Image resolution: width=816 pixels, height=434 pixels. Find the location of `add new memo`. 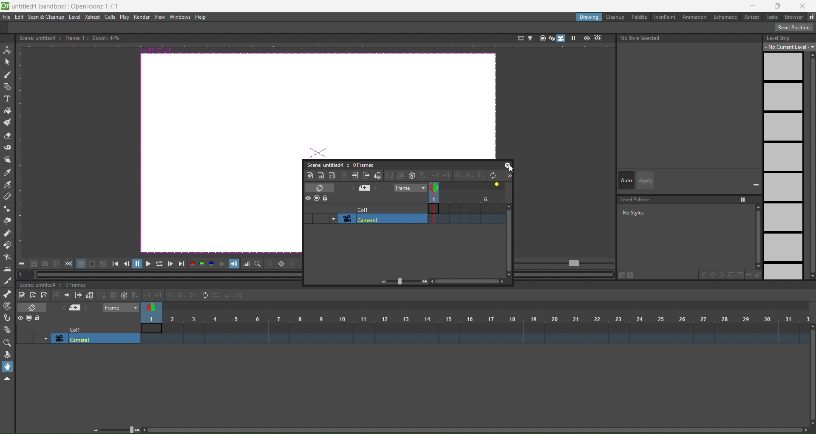

add new memo is located at coordinates (76, 308).